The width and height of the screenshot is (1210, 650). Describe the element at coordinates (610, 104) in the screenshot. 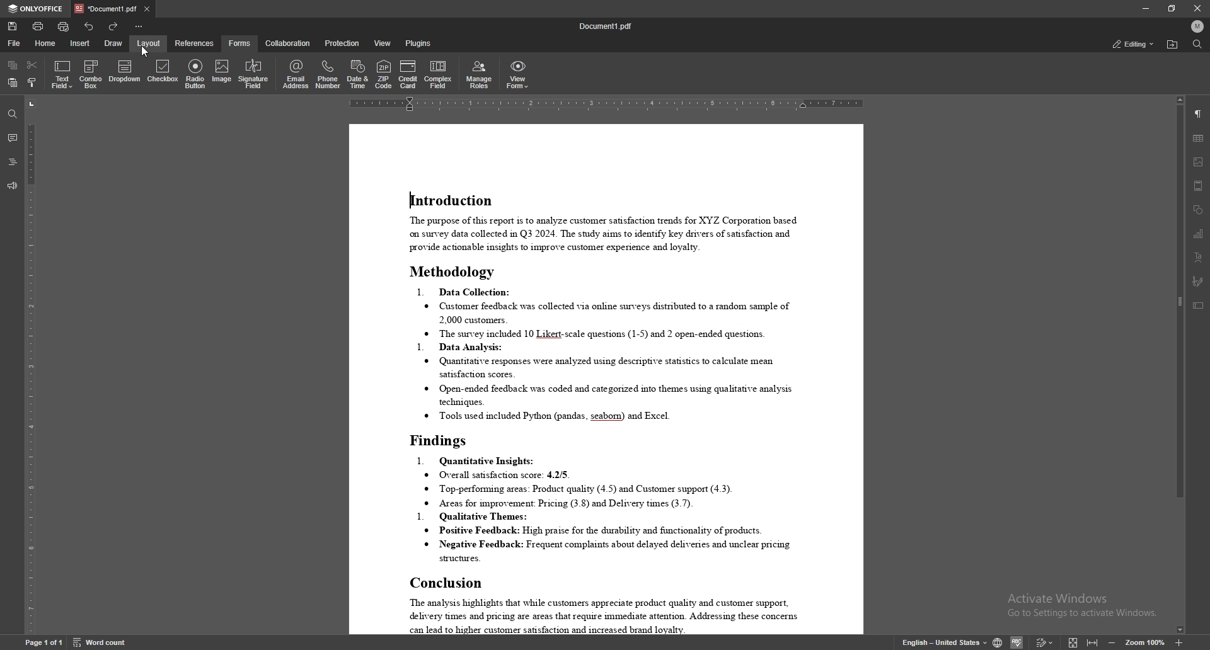

I see `horizontal scale` at that location.